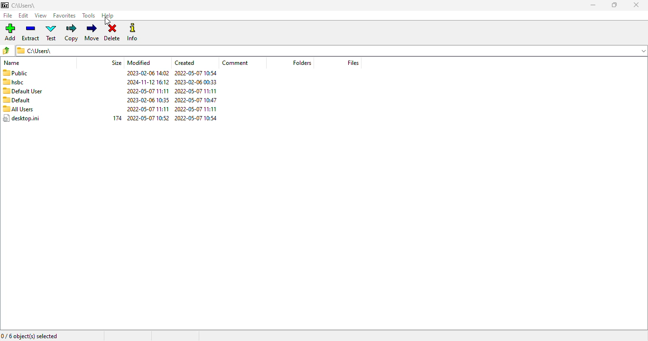  What do you see at coordinates (644, 50) in the screenshot?
I see `dropdown` at bounding box center [644, 50].